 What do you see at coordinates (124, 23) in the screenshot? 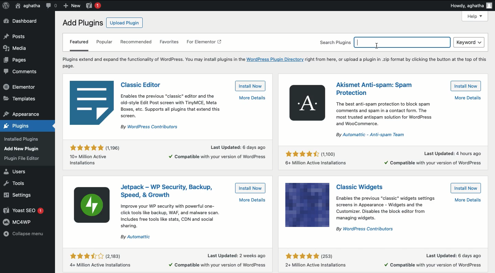
I see `Upload plugin` at bounding box center [124, 23].